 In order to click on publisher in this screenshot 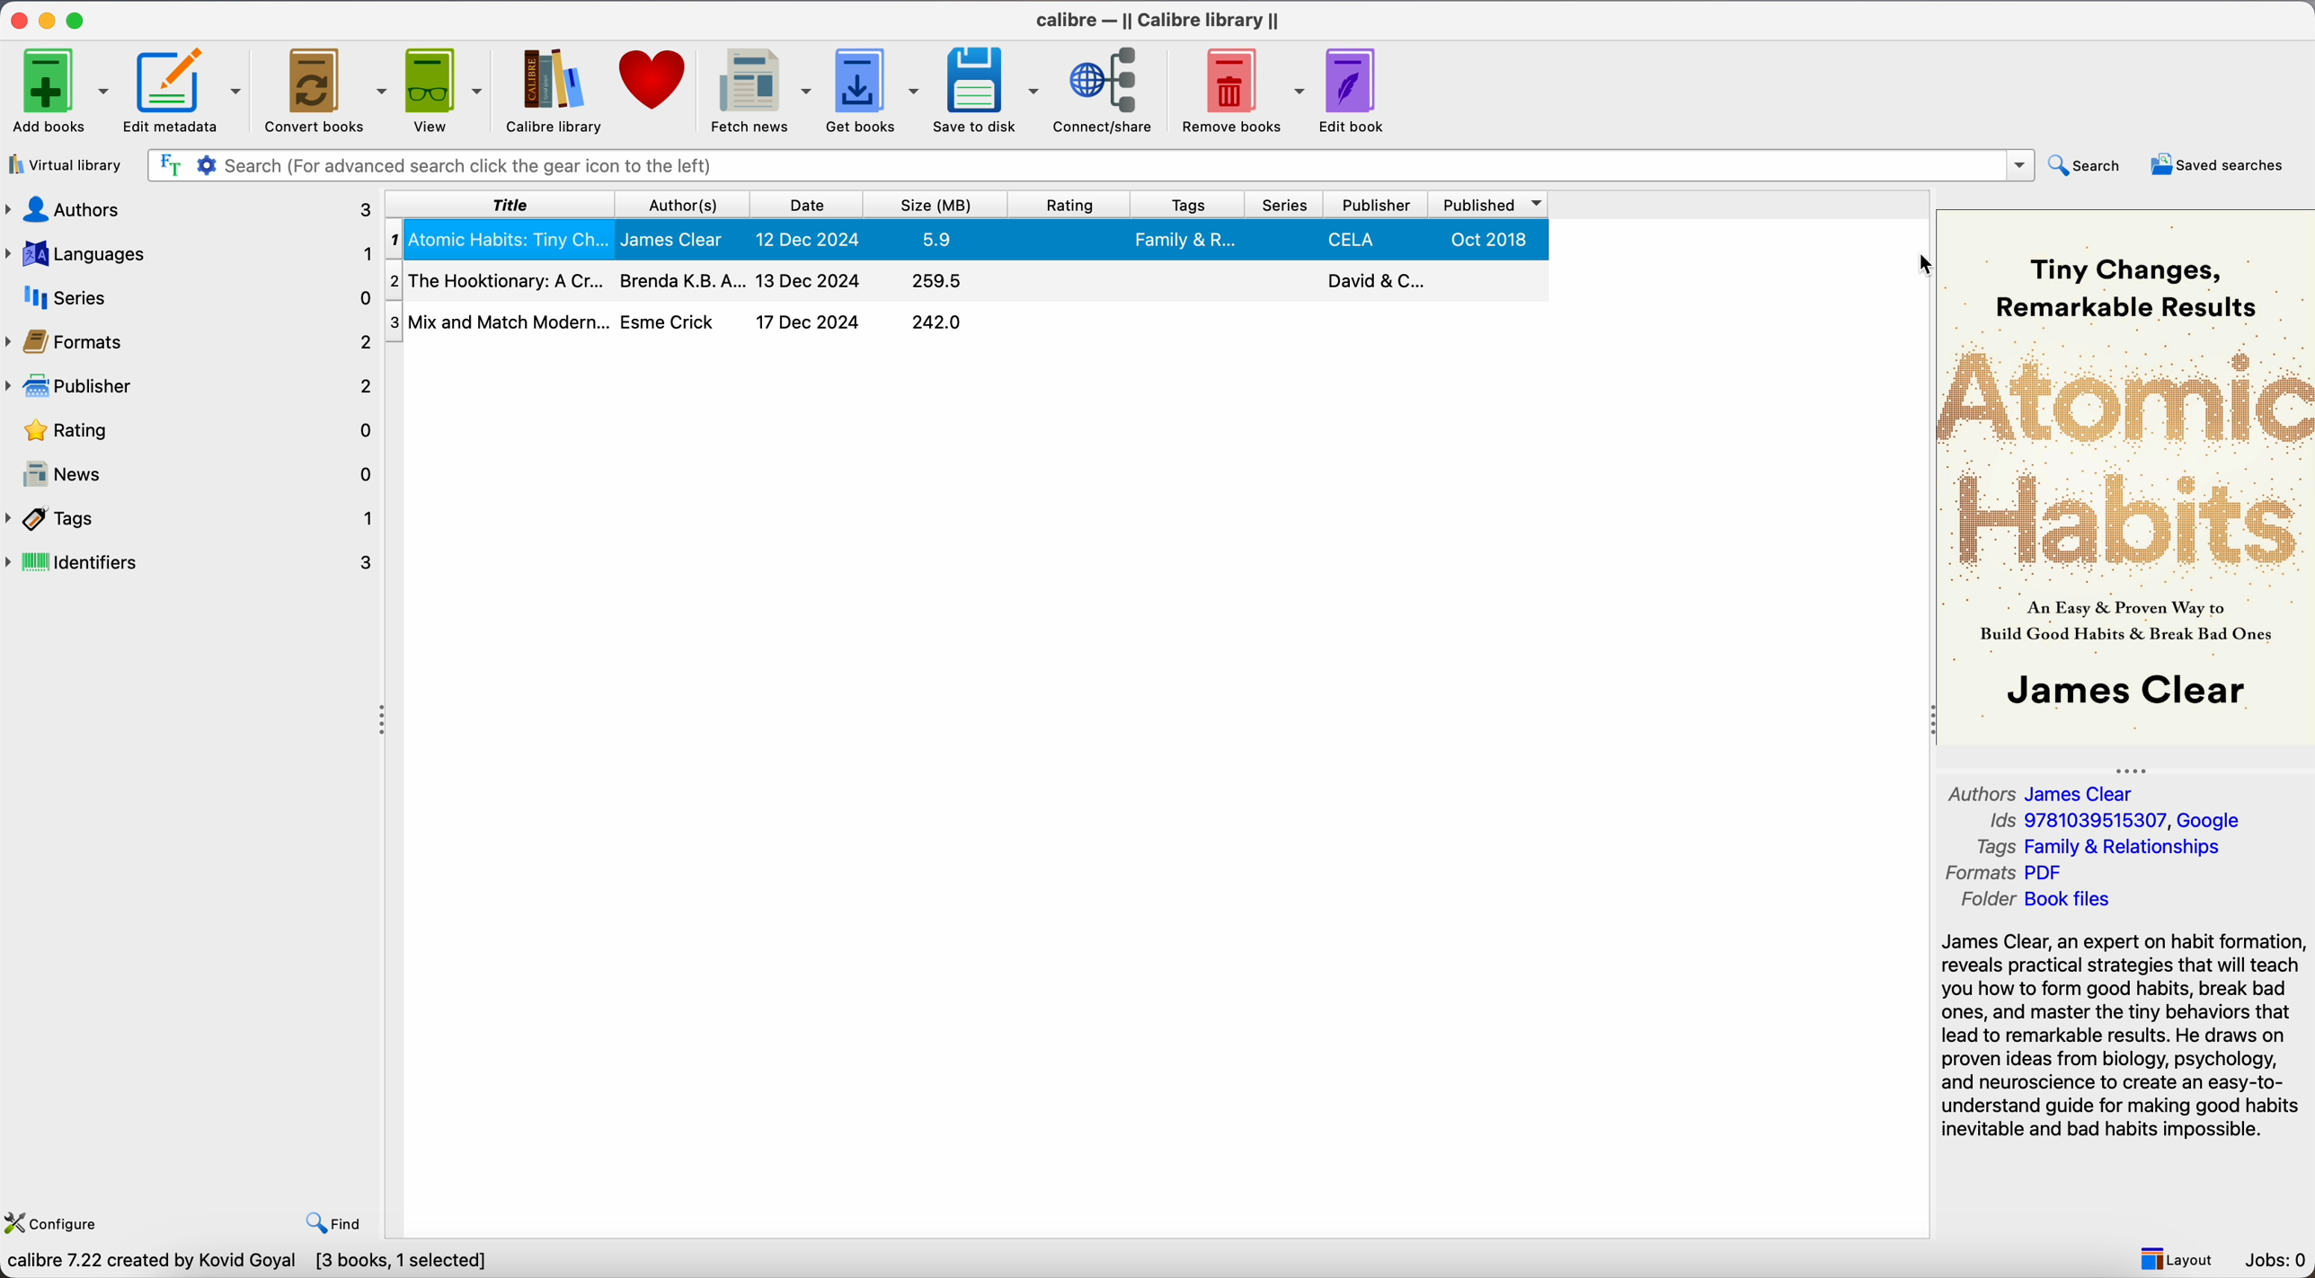, I will do `click(1374, 205)`.